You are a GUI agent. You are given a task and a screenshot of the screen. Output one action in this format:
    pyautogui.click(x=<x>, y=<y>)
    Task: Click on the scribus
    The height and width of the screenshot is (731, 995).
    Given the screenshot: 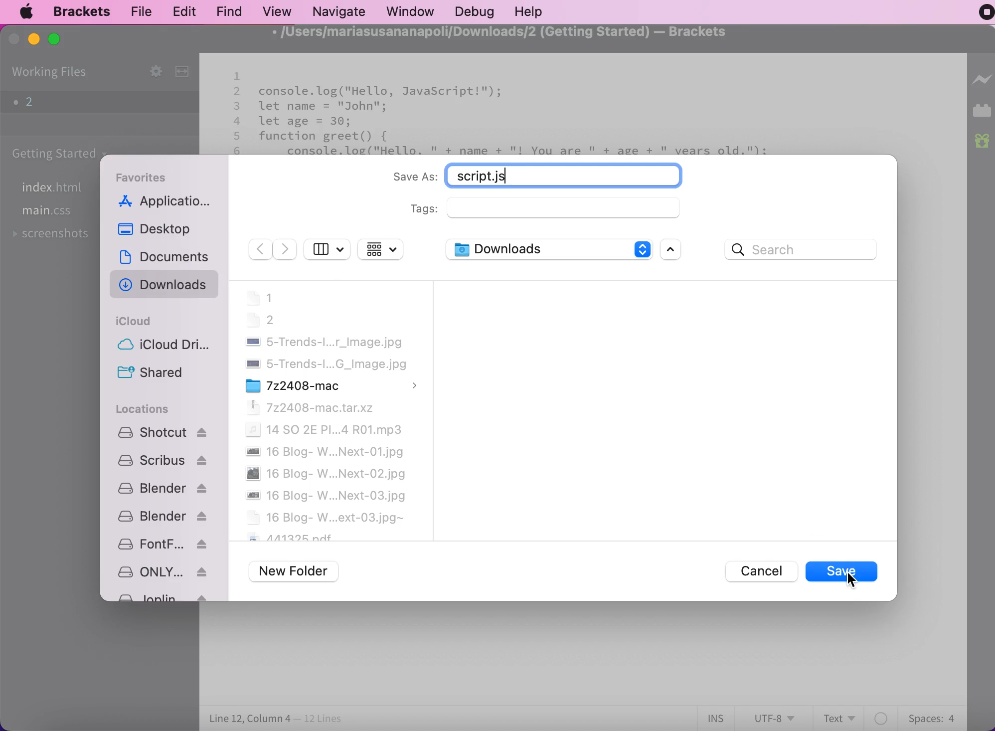 What is the action you would take?
    pyautogui.click(x=162, y=459)
    